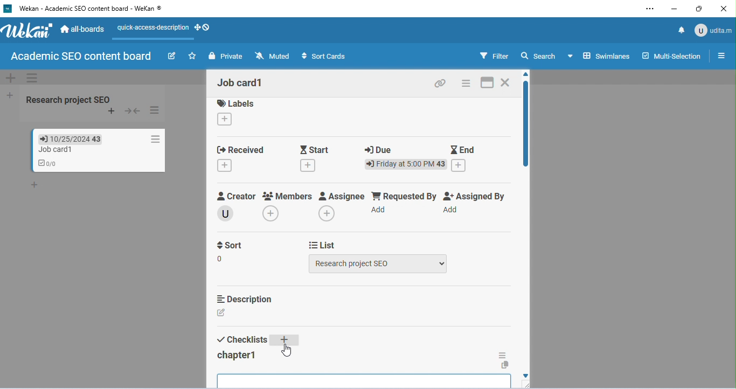 This screenshot has width=736, height=389. Describe the element at coordinates (440, 84) in the screenshot. I see `copy card link` at that location.